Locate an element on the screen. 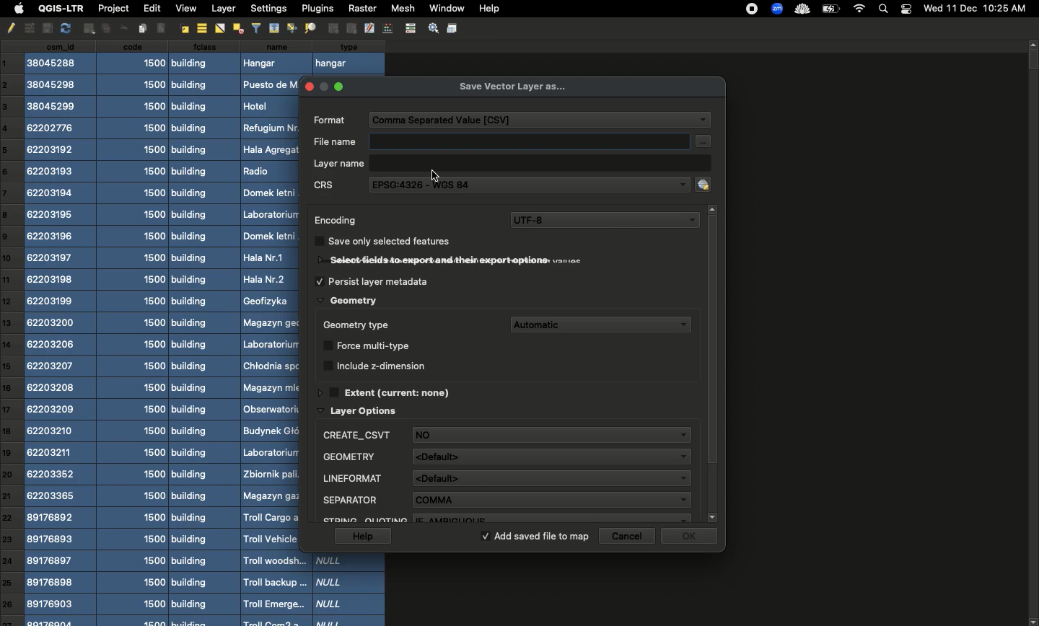  close is located at coordinates (311, 84).